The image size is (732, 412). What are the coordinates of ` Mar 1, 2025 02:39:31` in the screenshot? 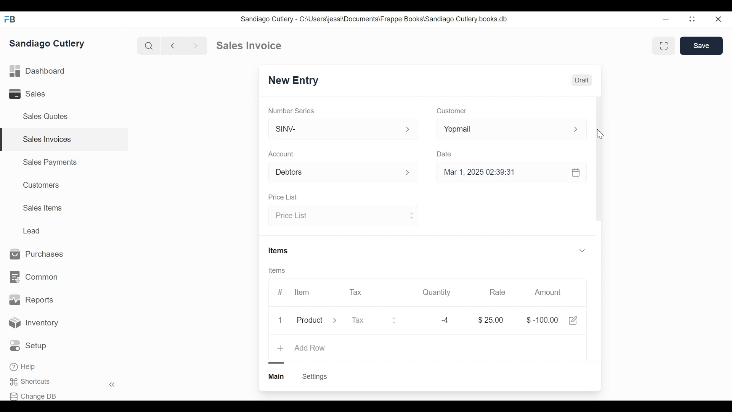 It's located at (510, 172).